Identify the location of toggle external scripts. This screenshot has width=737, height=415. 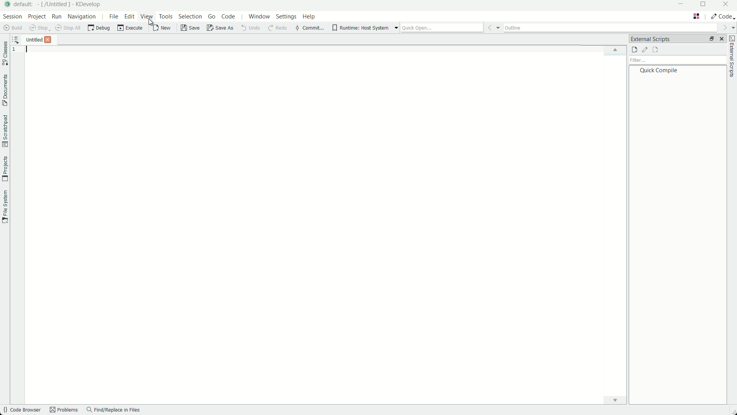
(732, 58).